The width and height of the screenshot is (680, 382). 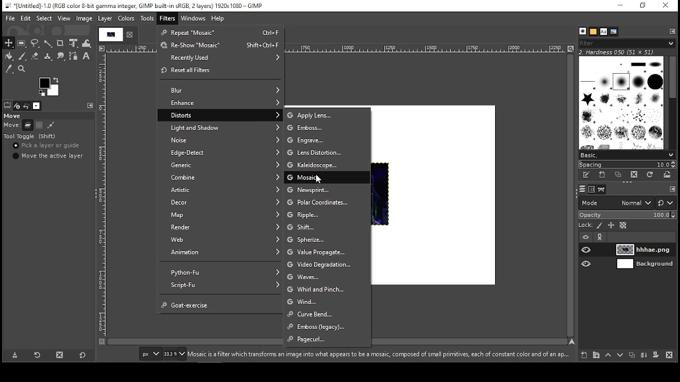 I want to click on edge detect, so click(x=219, y=152).